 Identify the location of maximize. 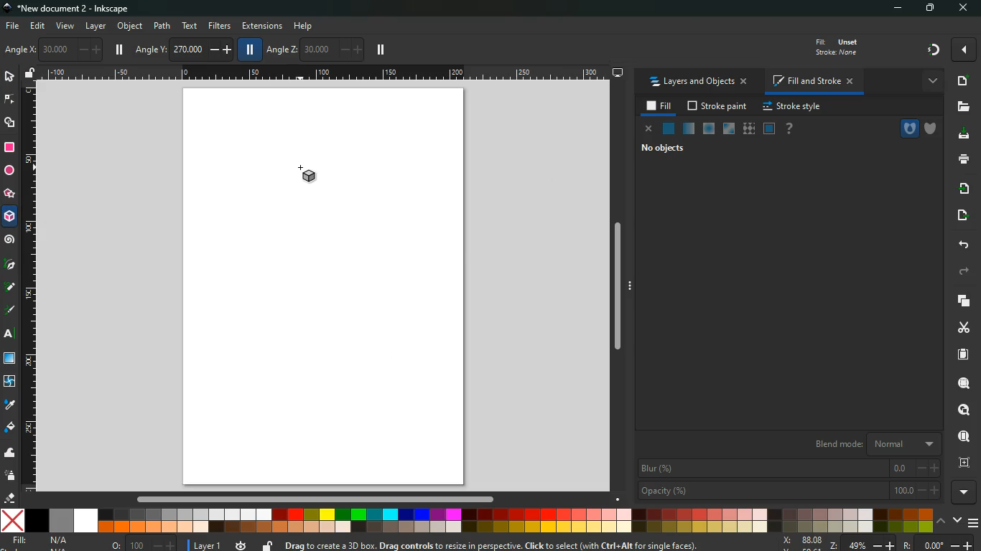
(932, 9).